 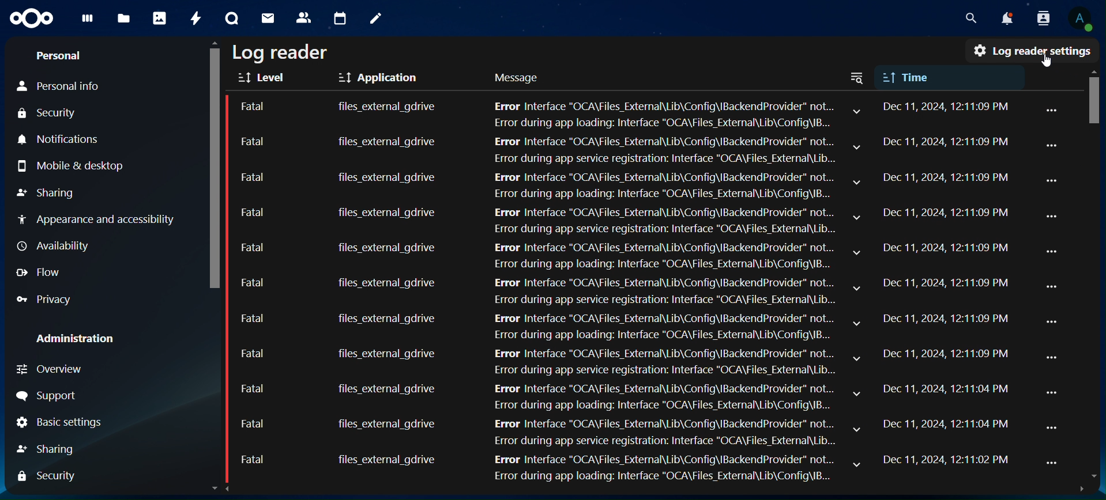 I want to click on information about log level, application, it's message and time details, so click(x=629, y=433).